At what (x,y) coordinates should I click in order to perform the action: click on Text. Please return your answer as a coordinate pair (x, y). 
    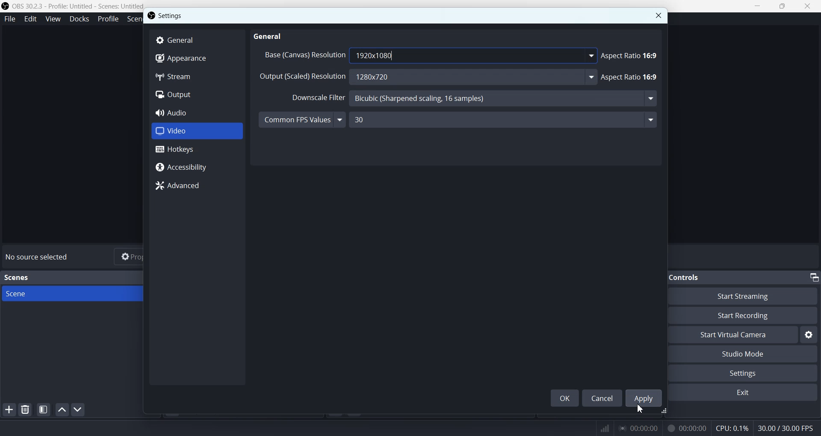
    Looking at the image, I should click on (789, 426).